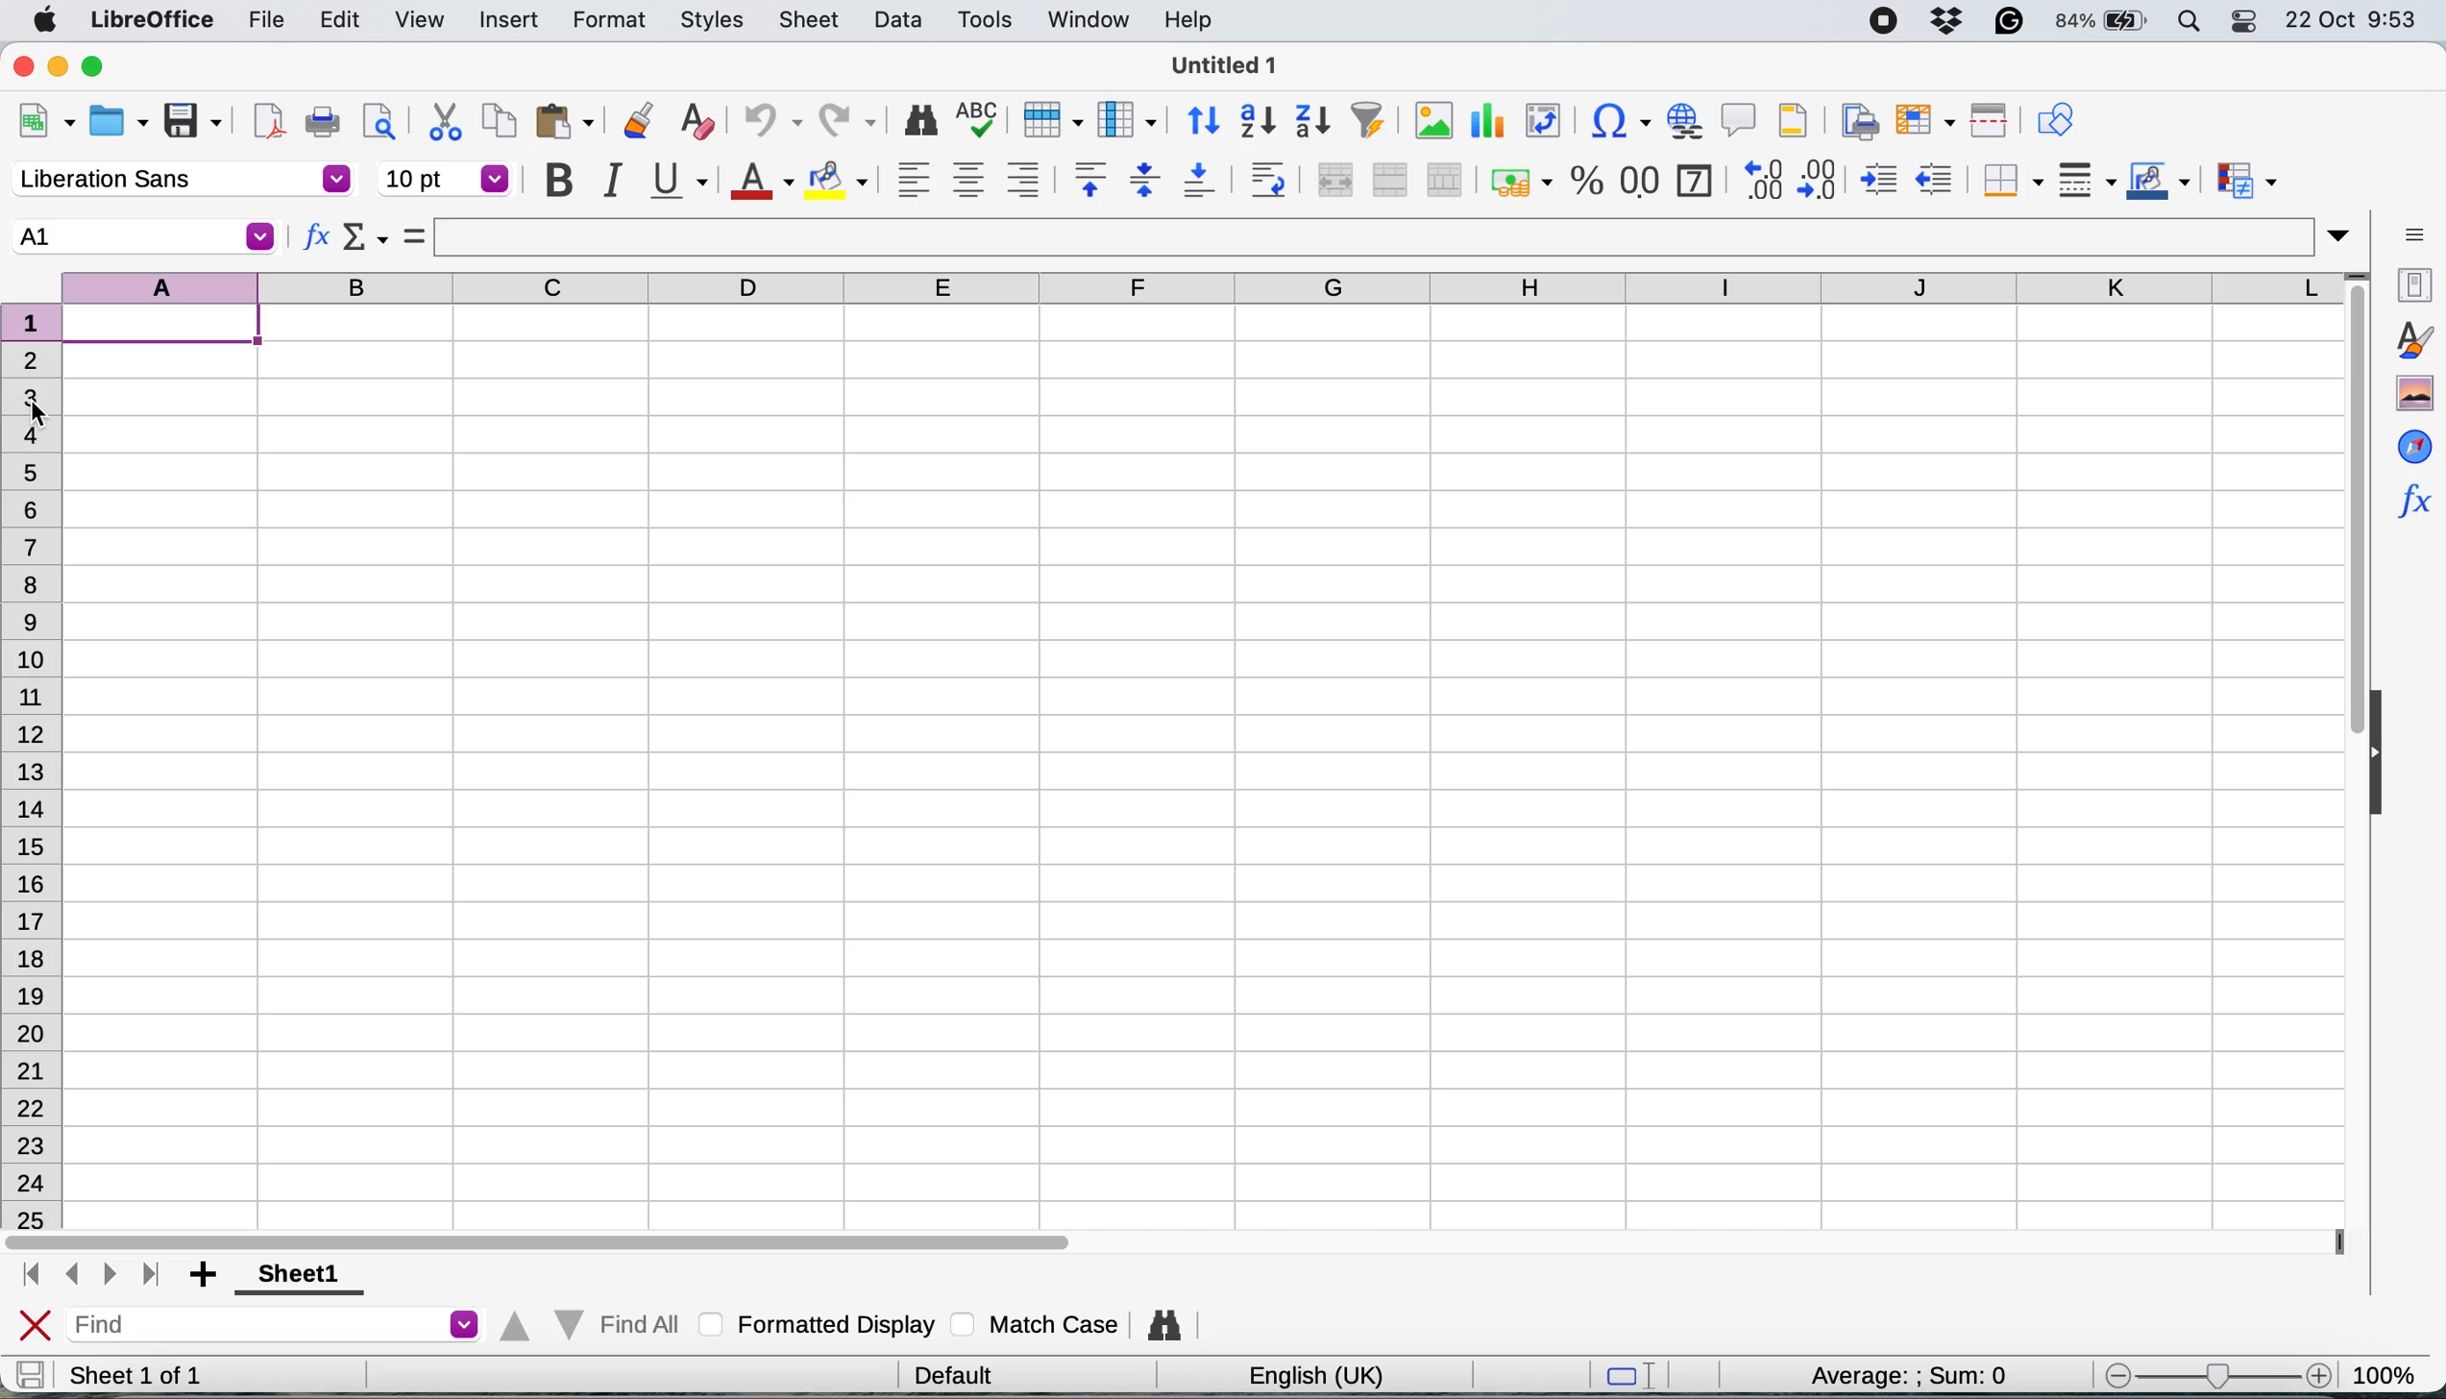 The image size is (2446, 1399). What do you see at coordinates (195, 122) in the screenshot?
I see `save` at bounding box center [195, 122].